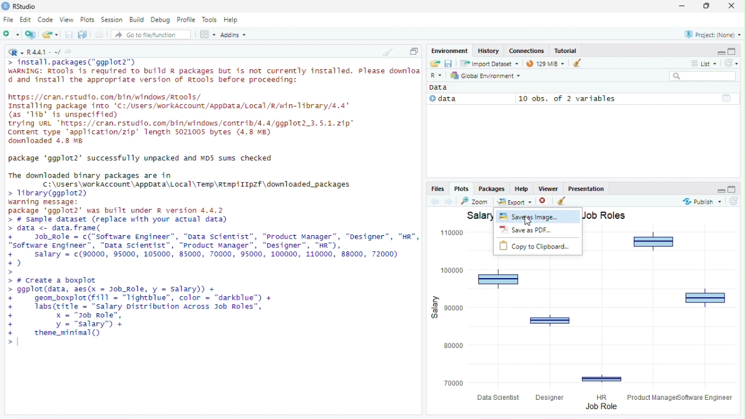 The image size is (745, 419). What do you see at coordinates (735, 201) in the screenshot?
I see `refresh current plot` at bounding box center [735, 201].